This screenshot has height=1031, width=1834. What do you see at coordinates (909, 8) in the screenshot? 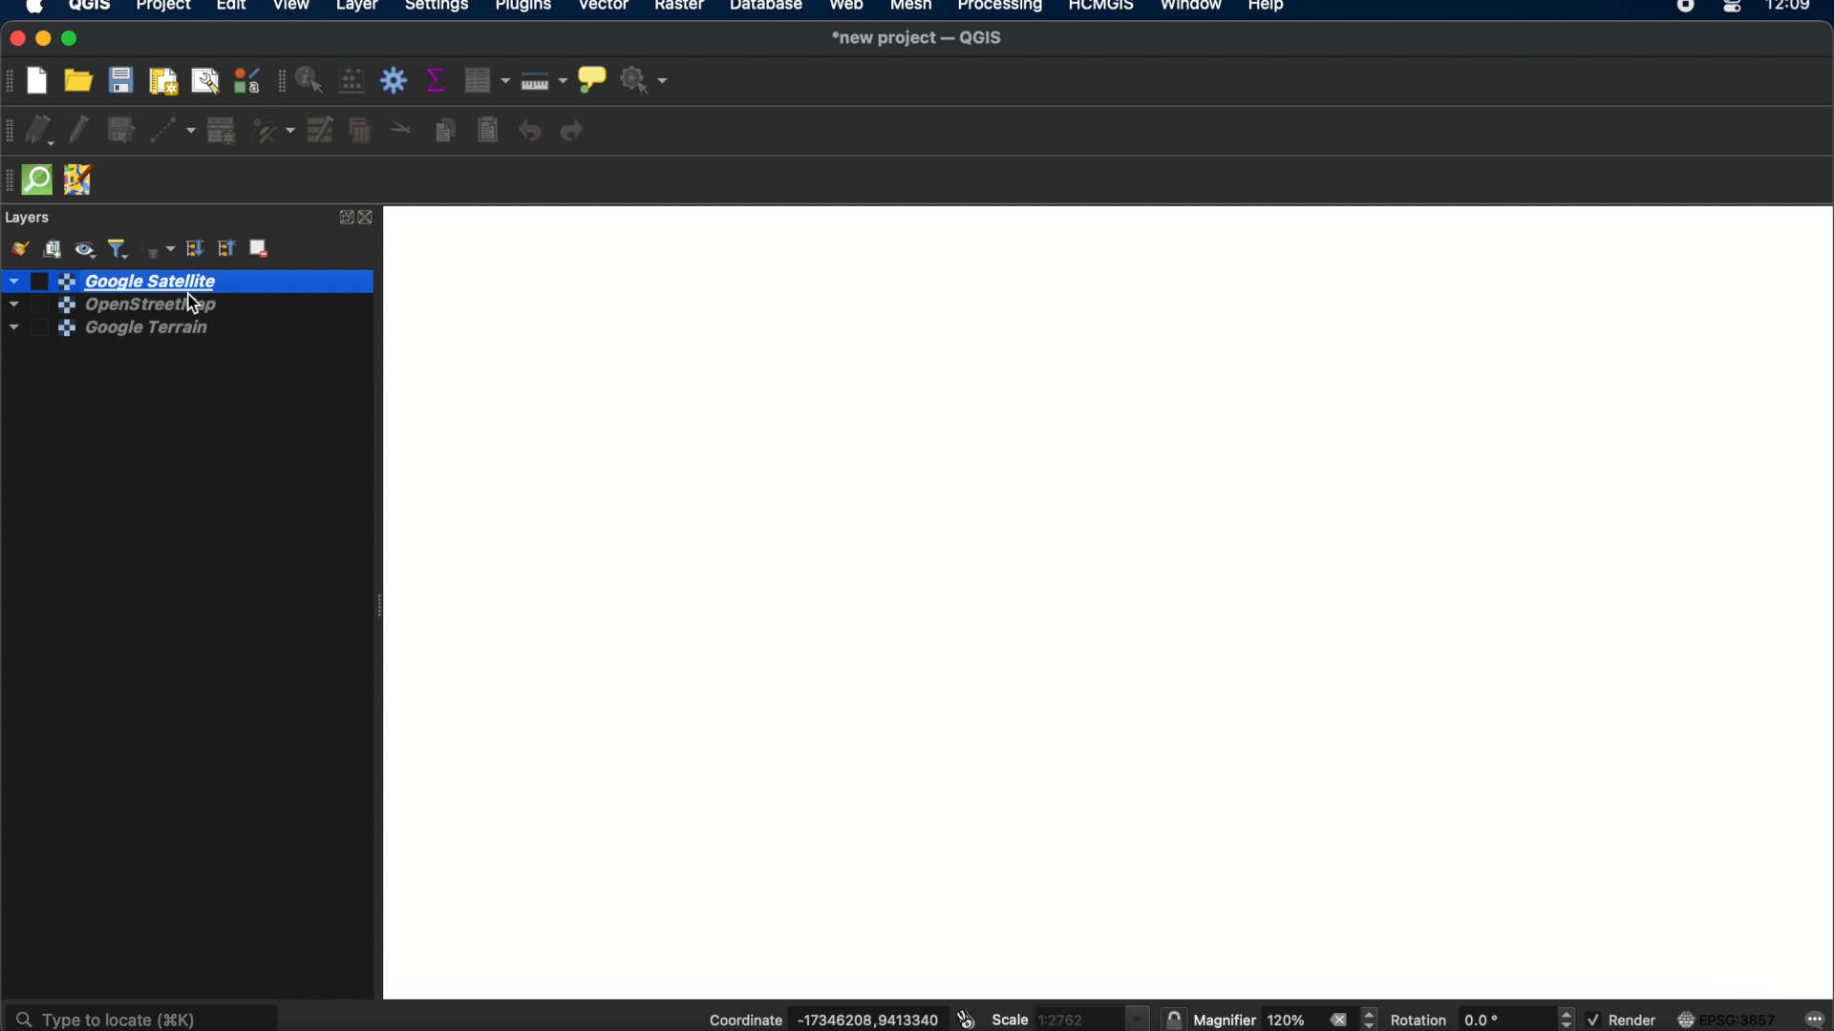
I see `mesh` at bounding box center [909, 8].